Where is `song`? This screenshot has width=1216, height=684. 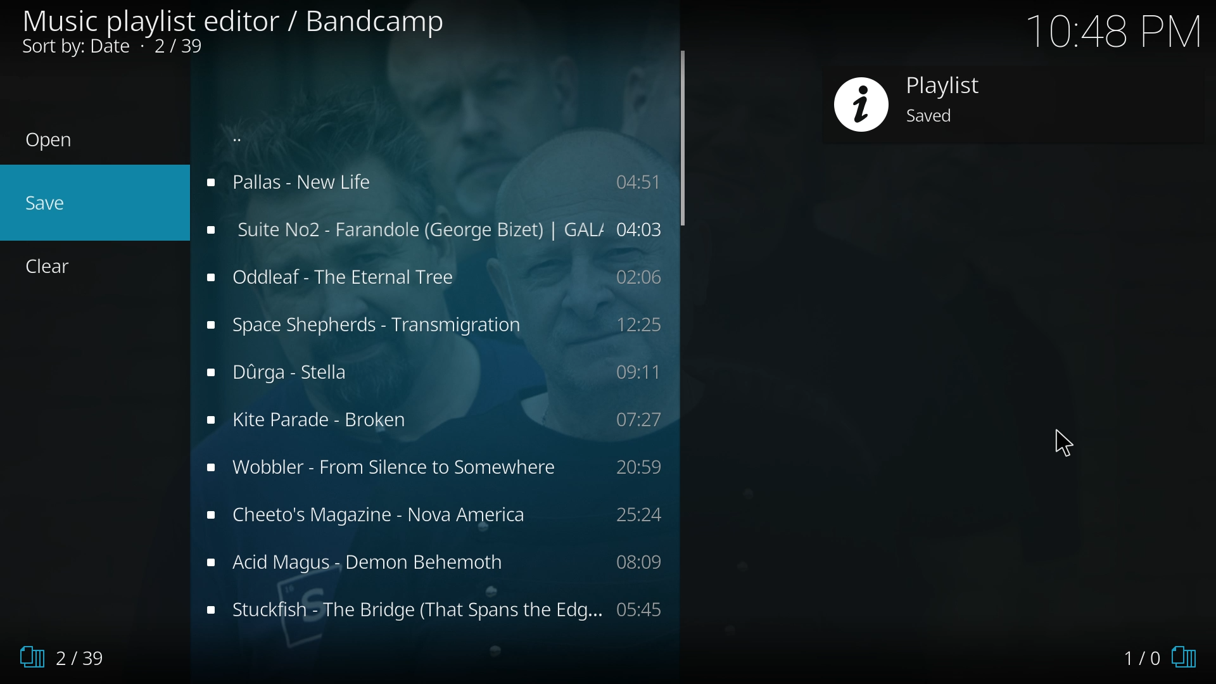
song is located at coordinates (434, 471).